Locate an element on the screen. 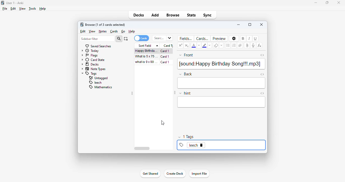 The width and height of the screenshot is (345, 182). minimize is located at coordinates (316, 3).